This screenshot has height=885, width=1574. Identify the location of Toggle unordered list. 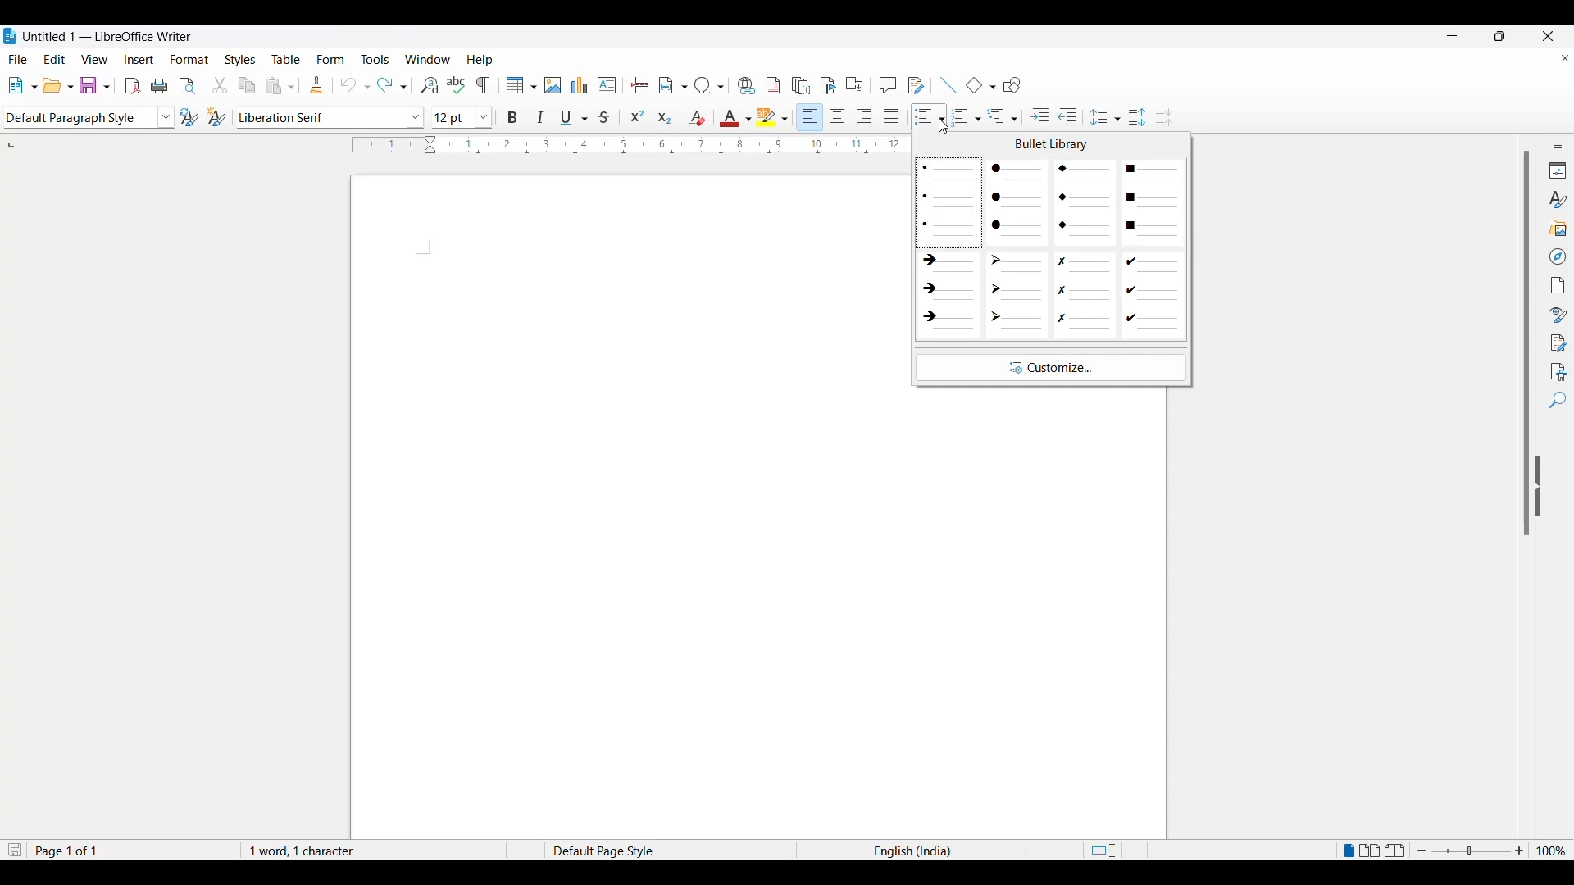
(926, 114).